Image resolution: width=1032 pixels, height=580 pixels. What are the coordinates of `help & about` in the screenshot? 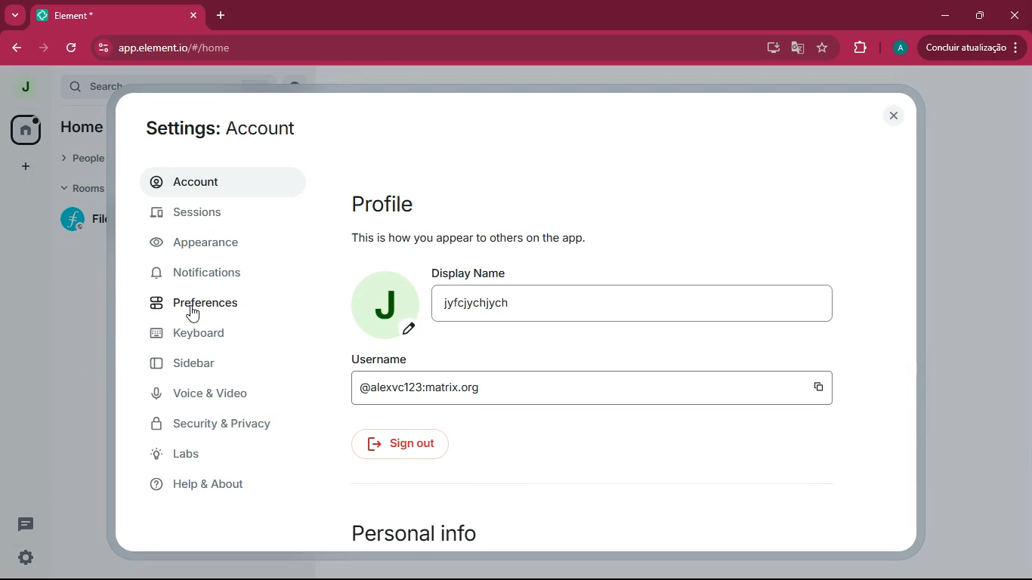 It's located at (206, 486).